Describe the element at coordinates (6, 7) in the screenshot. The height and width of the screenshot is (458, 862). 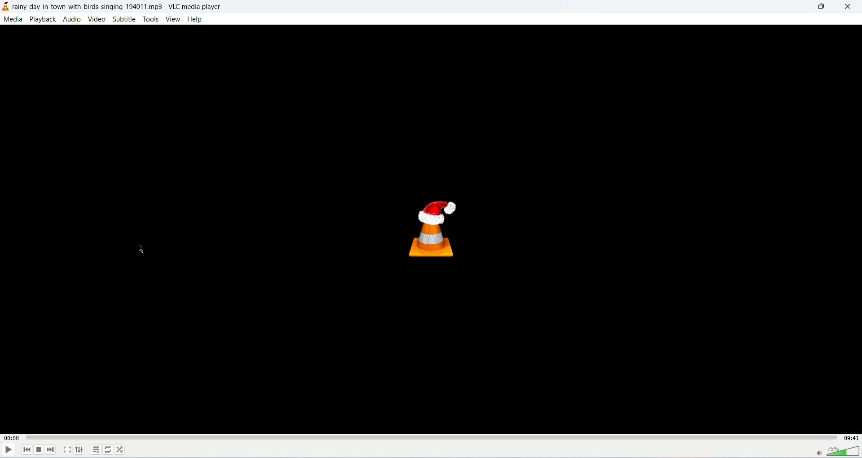
I see `logo` at that location.